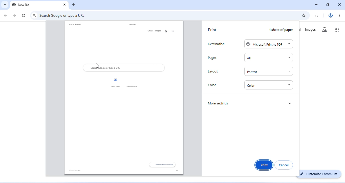 Image resolution: width=345 pixels, height=183 pixels. What do you see at coordinates (284, 165) in the screenshot?
I see `cancel` at bounding box center [284, 165].